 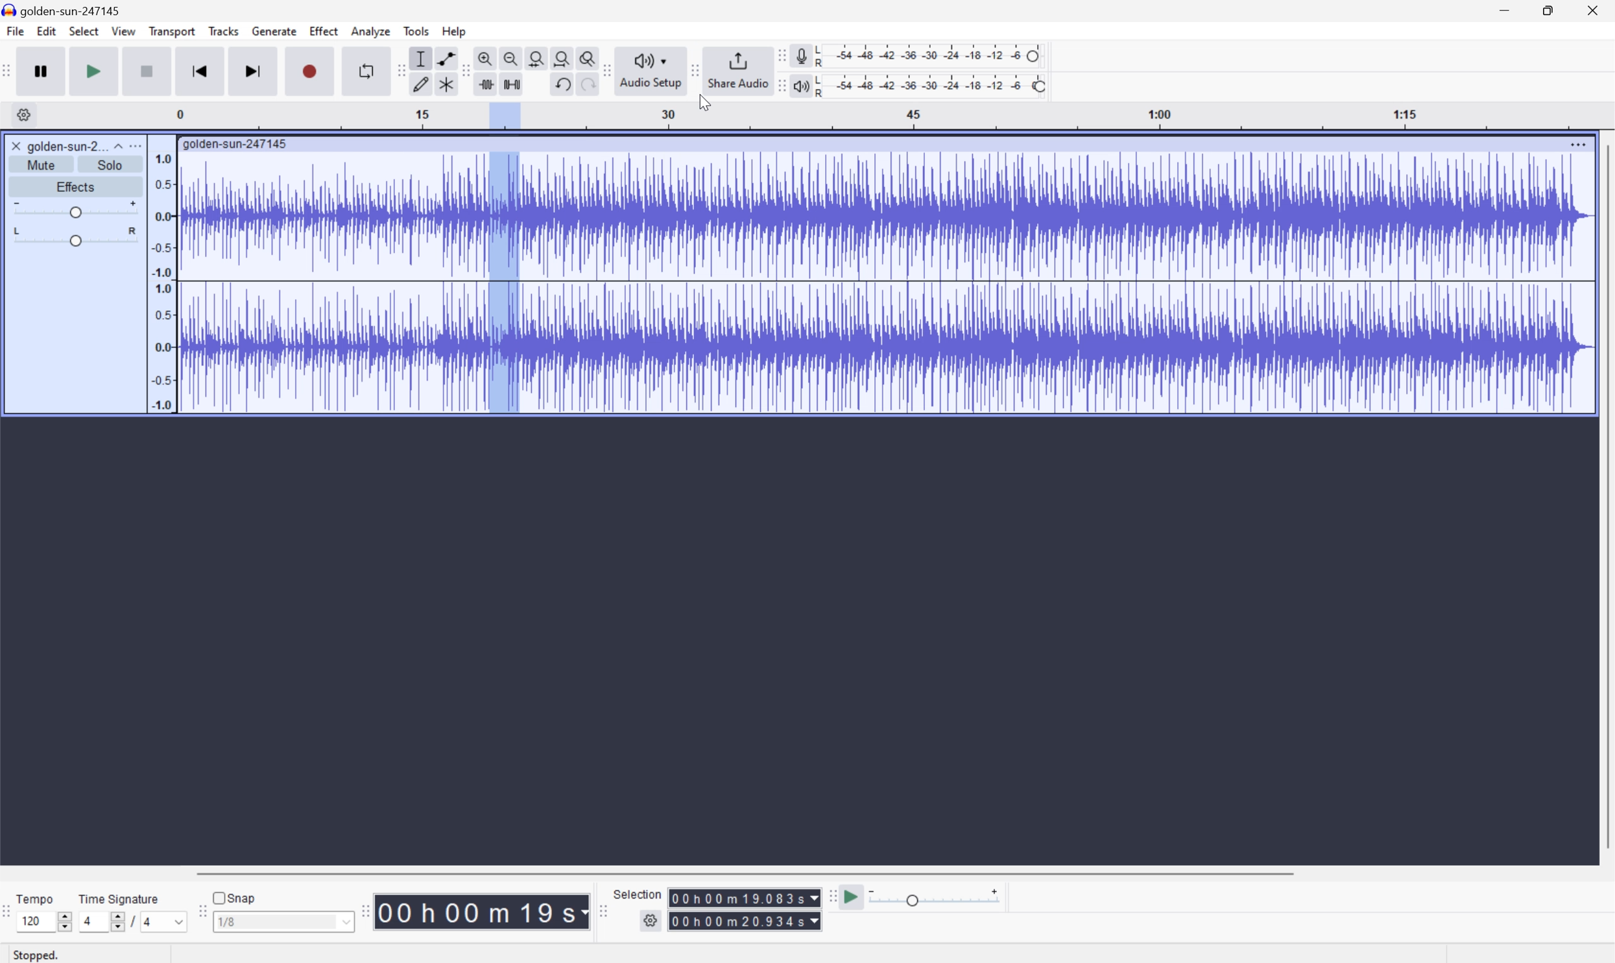 What do you see at coordinates (130, 920) in the screenshot?
I see `/` at bounding box center [130, 920].